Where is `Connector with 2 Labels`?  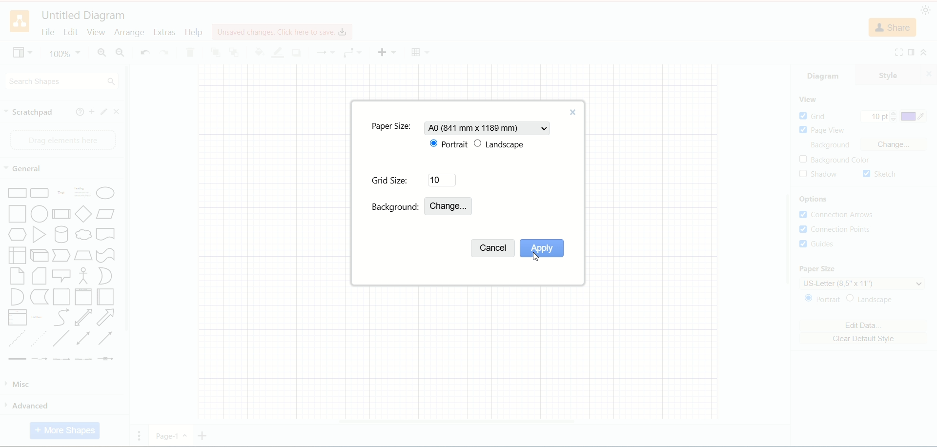
Connector with 2 Labels is located at coordinates (62, 360).